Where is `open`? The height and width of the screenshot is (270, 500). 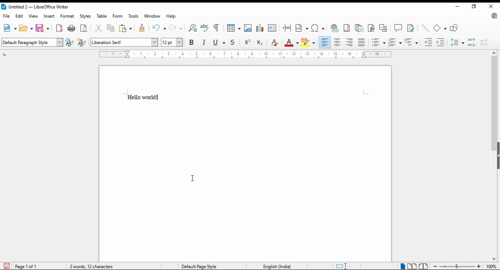
open is located at coordinates (25, 28).